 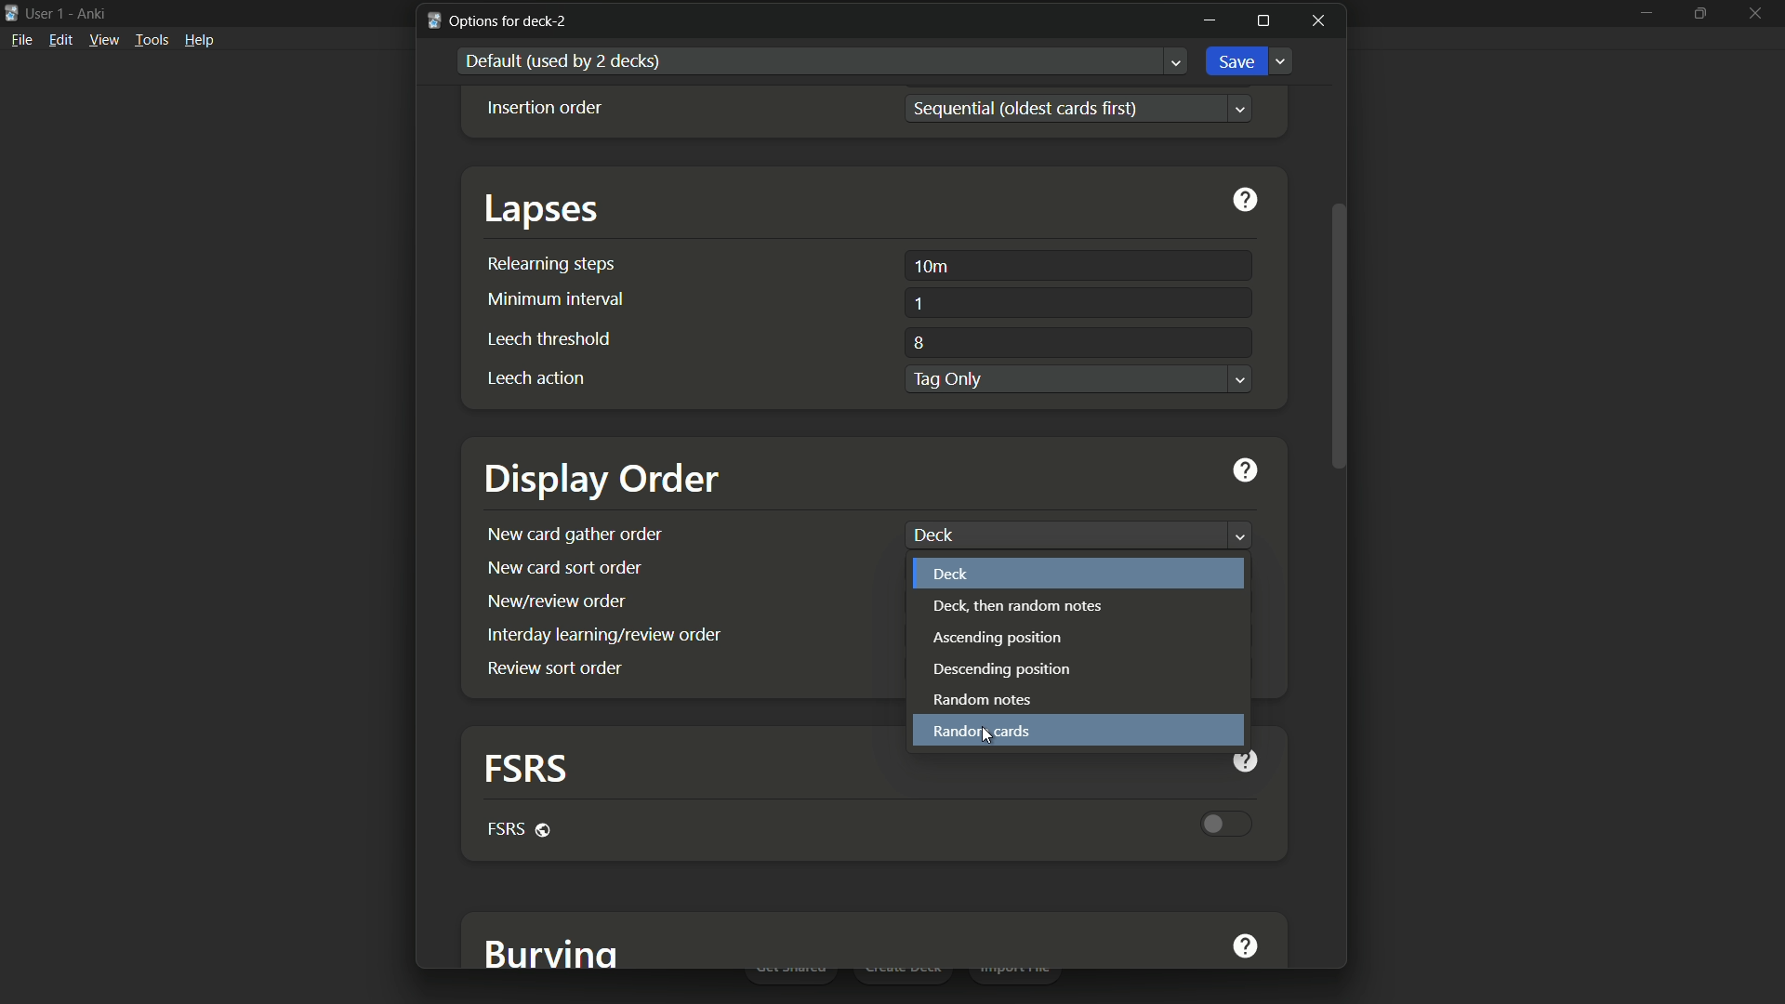 I want to click on lapses, so click(x=544, y=209).